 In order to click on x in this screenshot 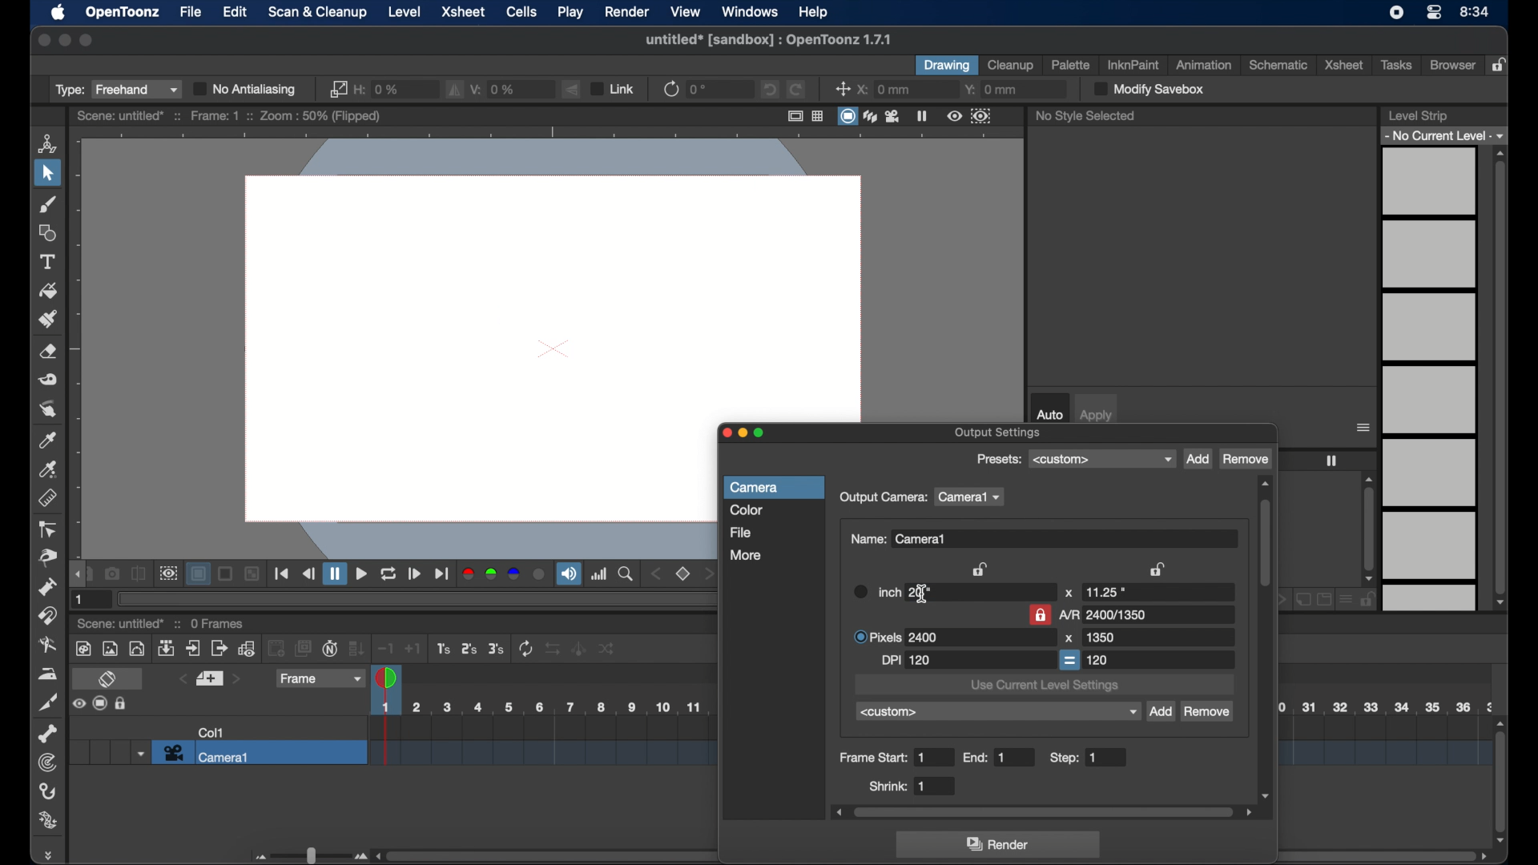, I will do `click(884, 89)`.